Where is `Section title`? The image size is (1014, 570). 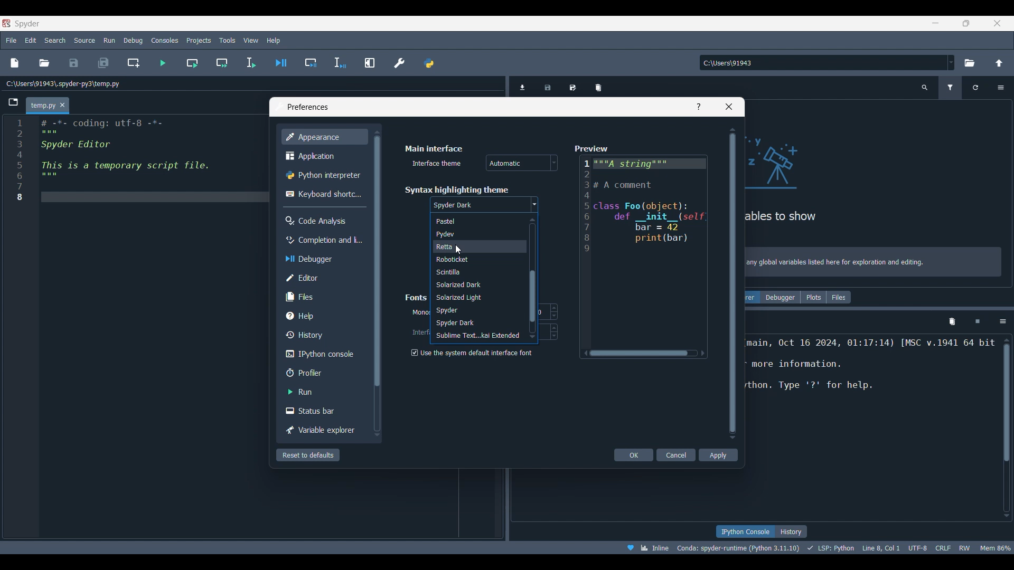 Section title is located at coordinates (417, 297).